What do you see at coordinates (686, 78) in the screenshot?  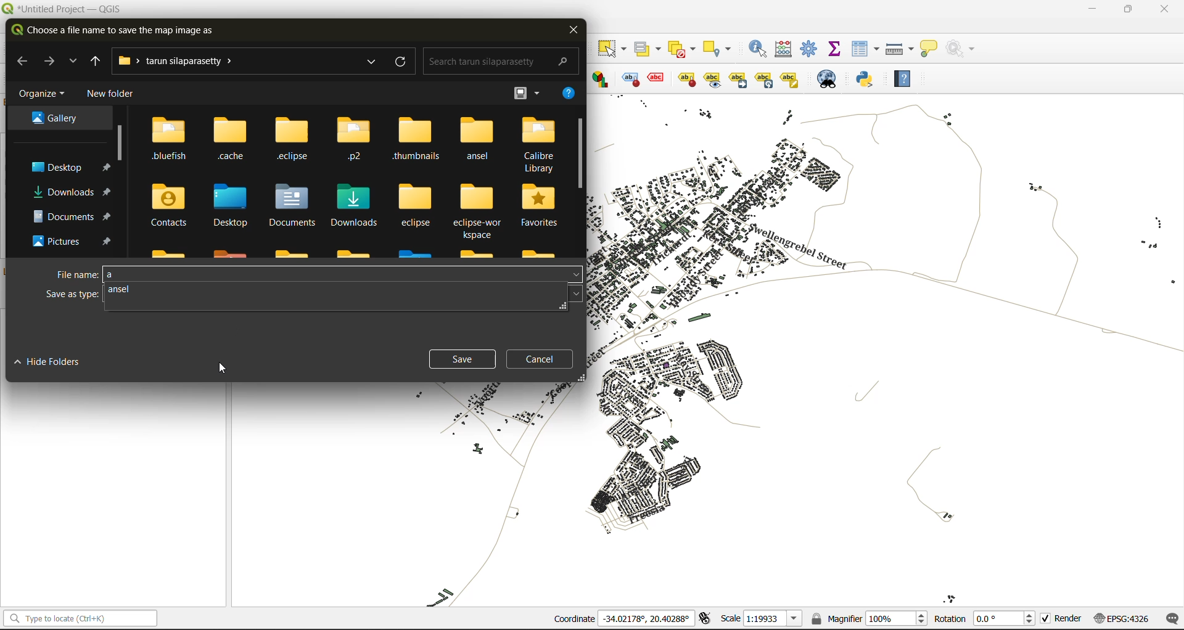 I see `show/hide lable and diagram ` at bounding box center [686, 78].